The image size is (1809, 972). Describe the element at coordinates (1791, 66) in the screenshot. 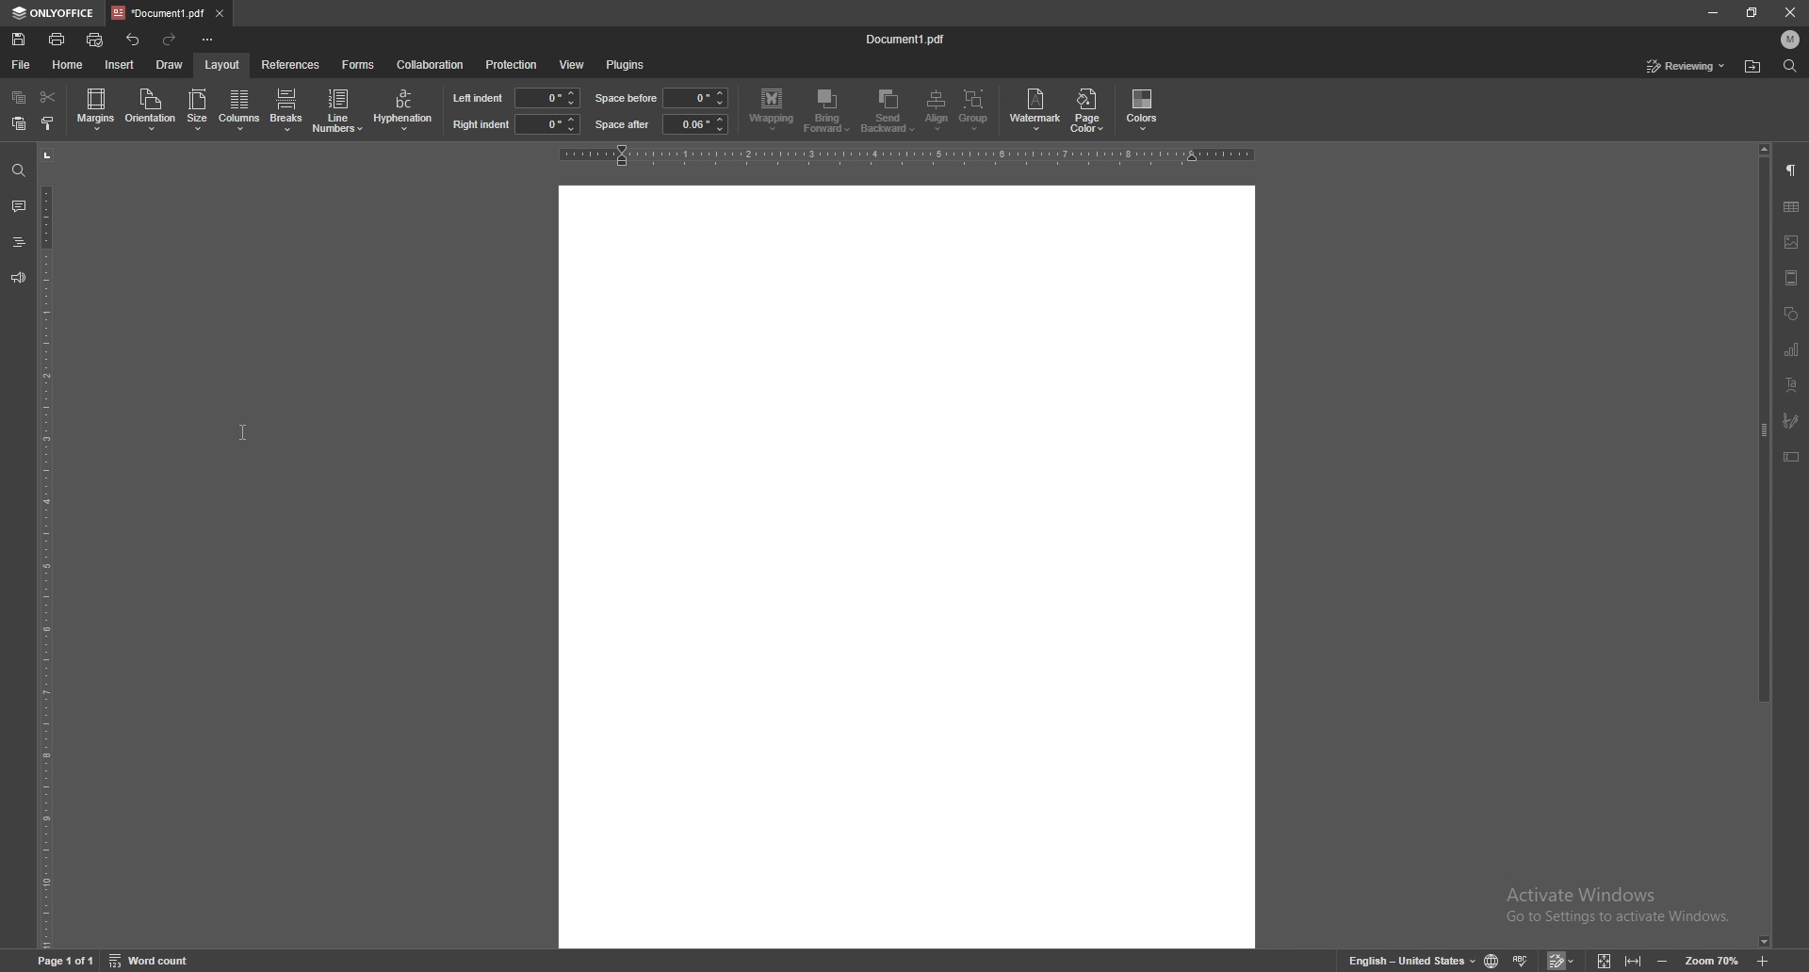

I see `find` at that location.